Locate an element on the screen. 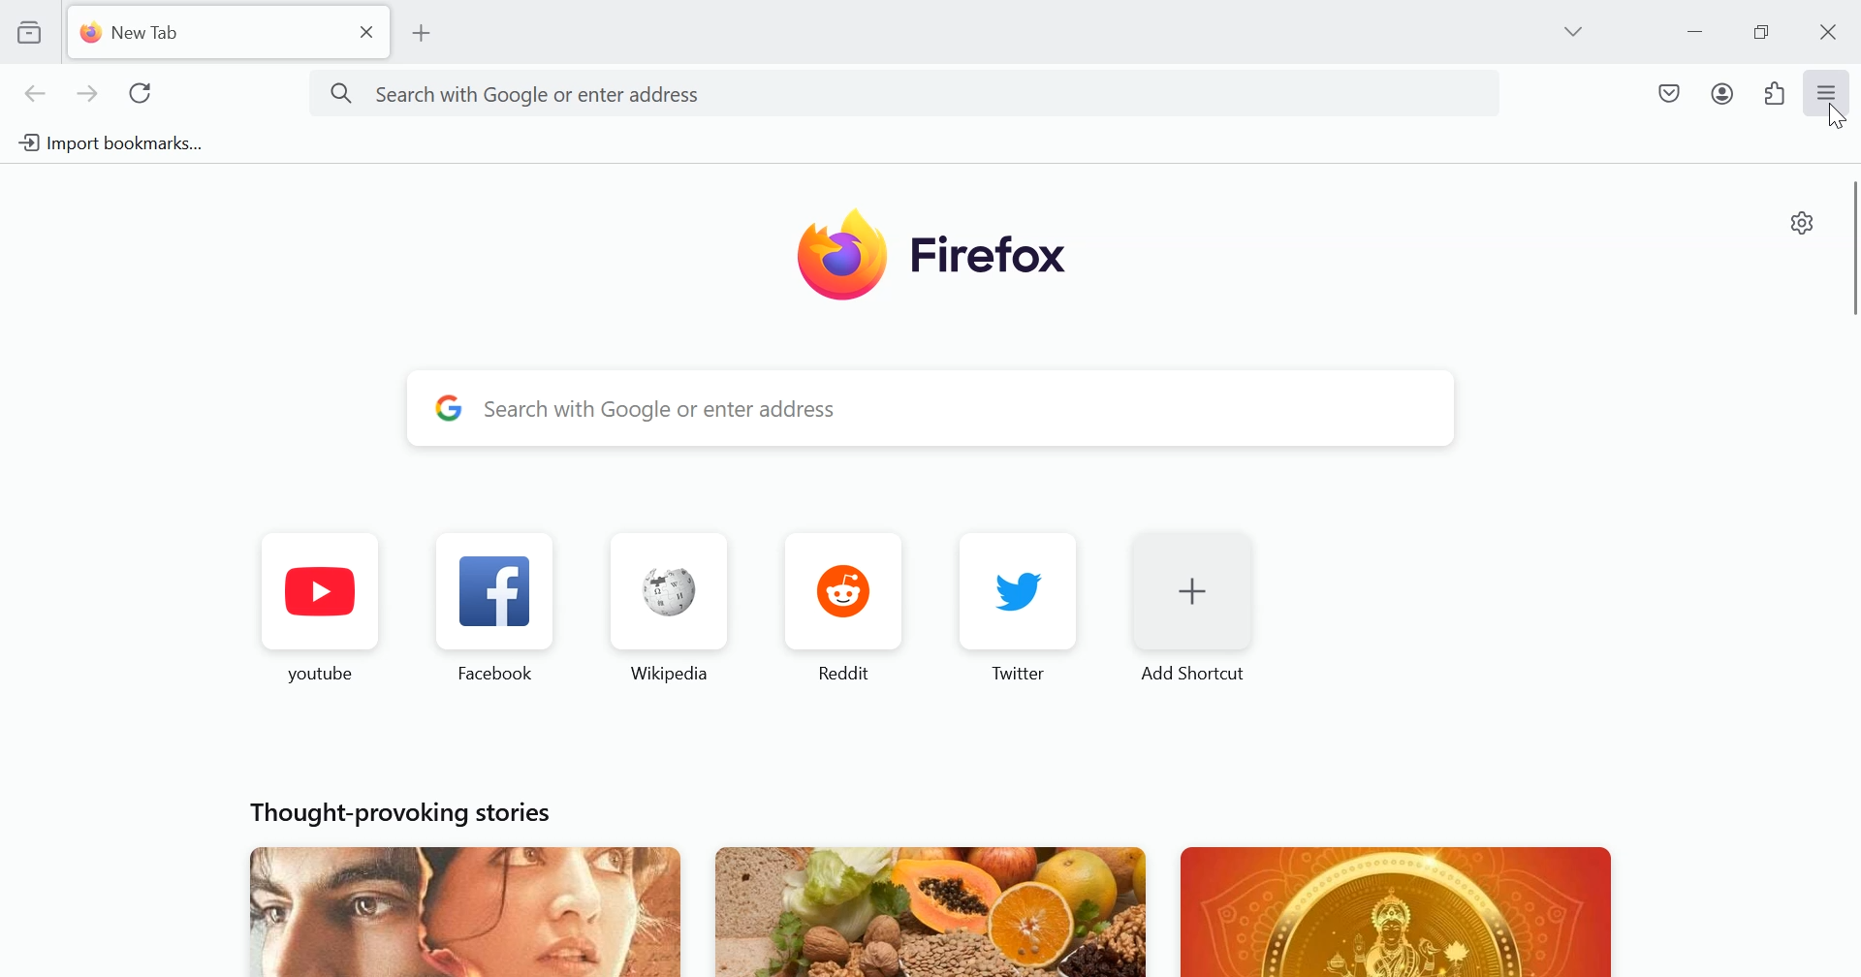 The image size is (1861, 977). vertical scrollbar is located at coordinates (1849, 250).